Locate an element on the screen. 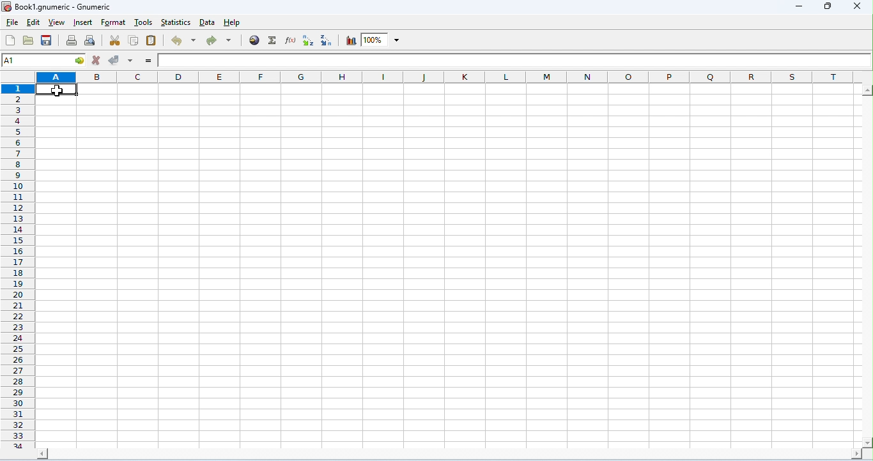  redo is located at coordinates (219, 42).